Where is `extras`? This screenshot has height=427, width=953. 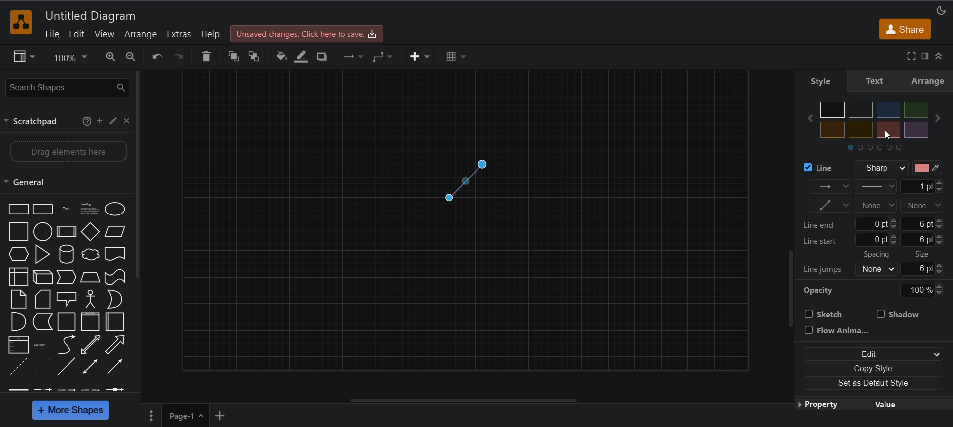
extras is located at coordinates (179, 34).